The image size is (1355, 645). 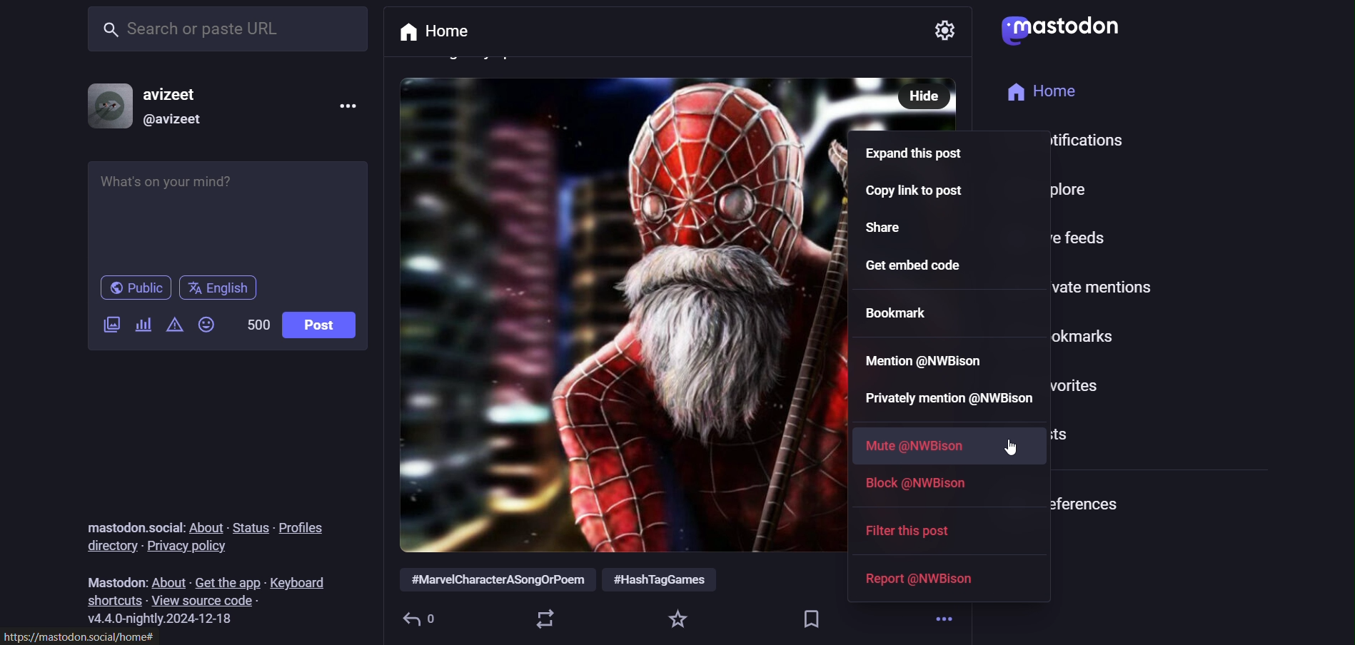 What do you see at coordinates (203, 527) in the screenshot?
I see `about` at bounding box center [203, 527].